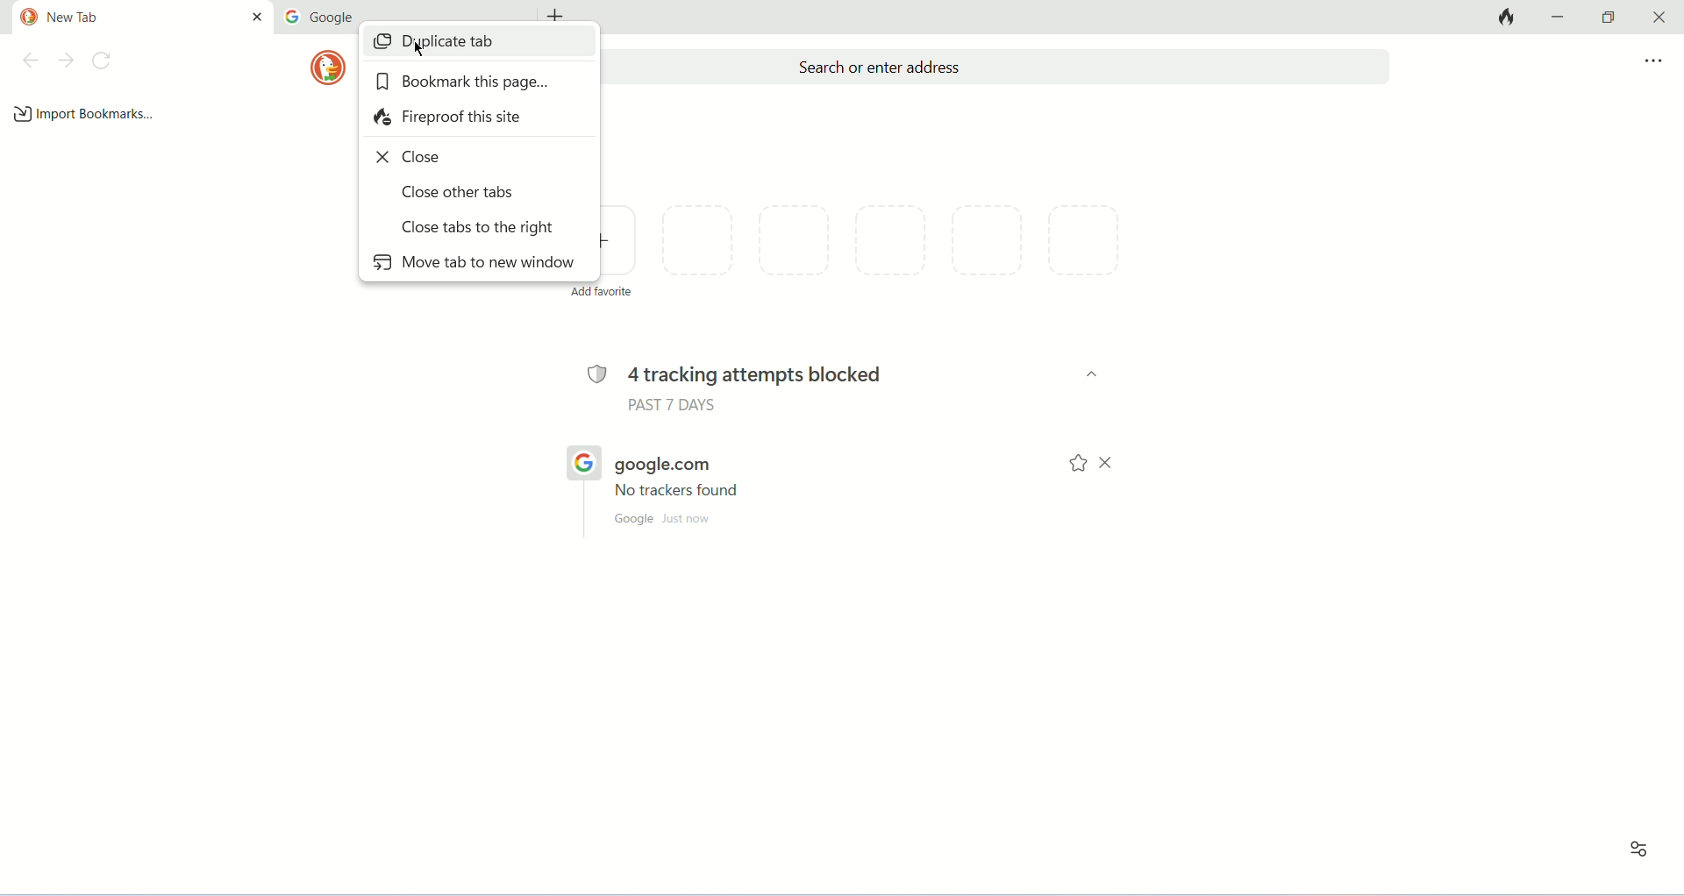  Describe the element at coordinates (108, 20) in the screenshot. I see `new tab` at that location.